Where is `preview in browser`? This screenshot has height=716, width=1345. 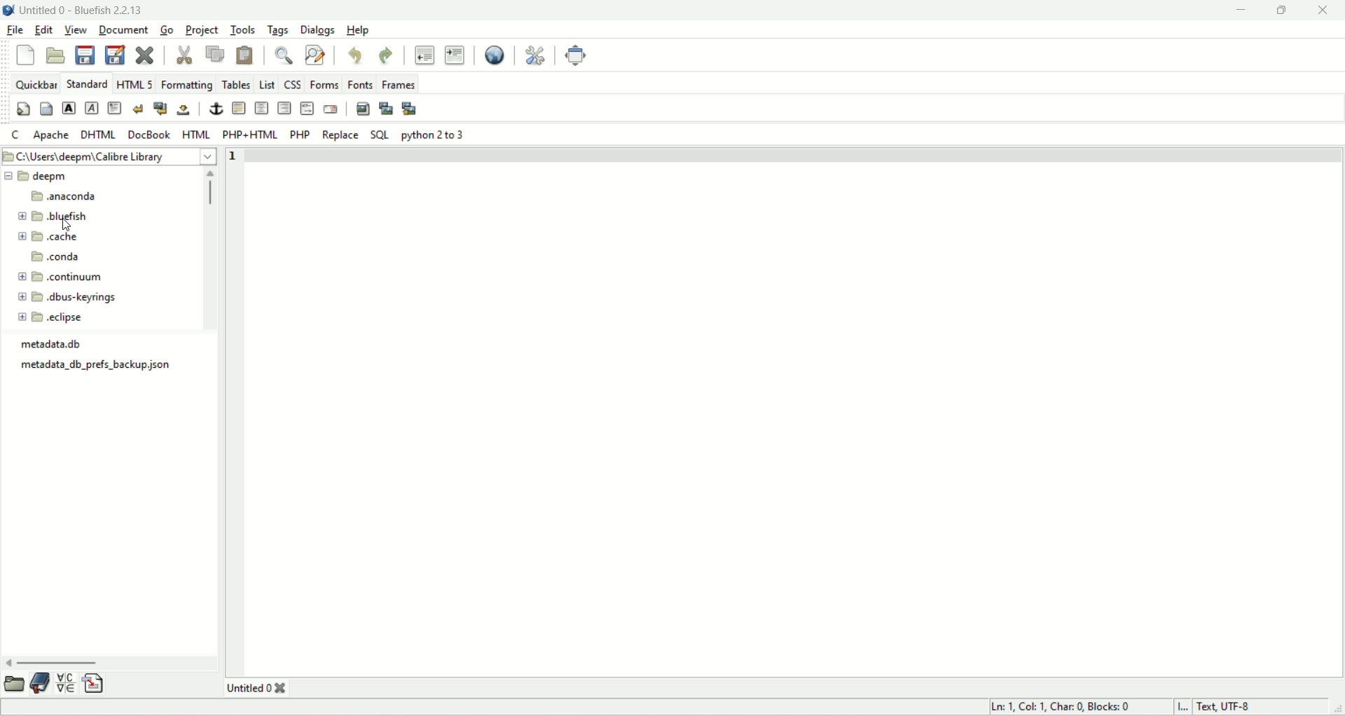
preview in browser is located at coordinates (495, 55).